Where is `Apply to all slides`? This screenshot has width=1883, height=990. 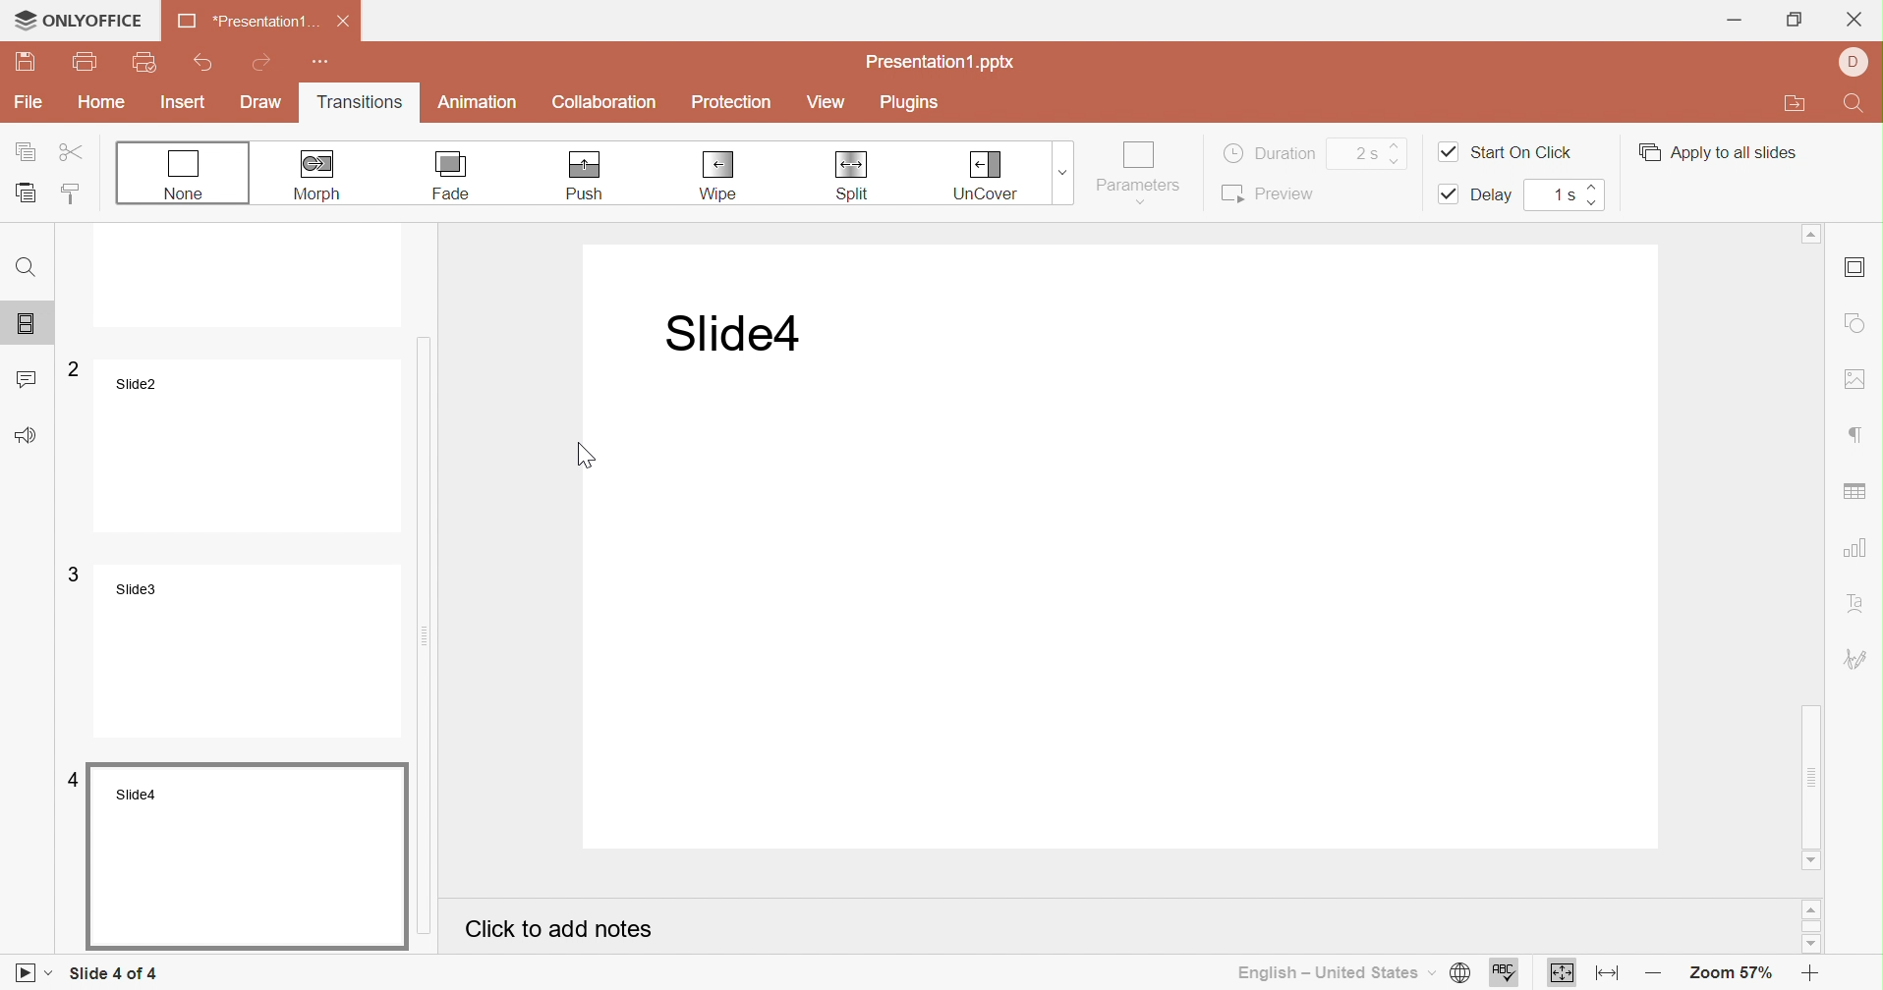
Apply to all slides is located at coordinates (1714, 151).